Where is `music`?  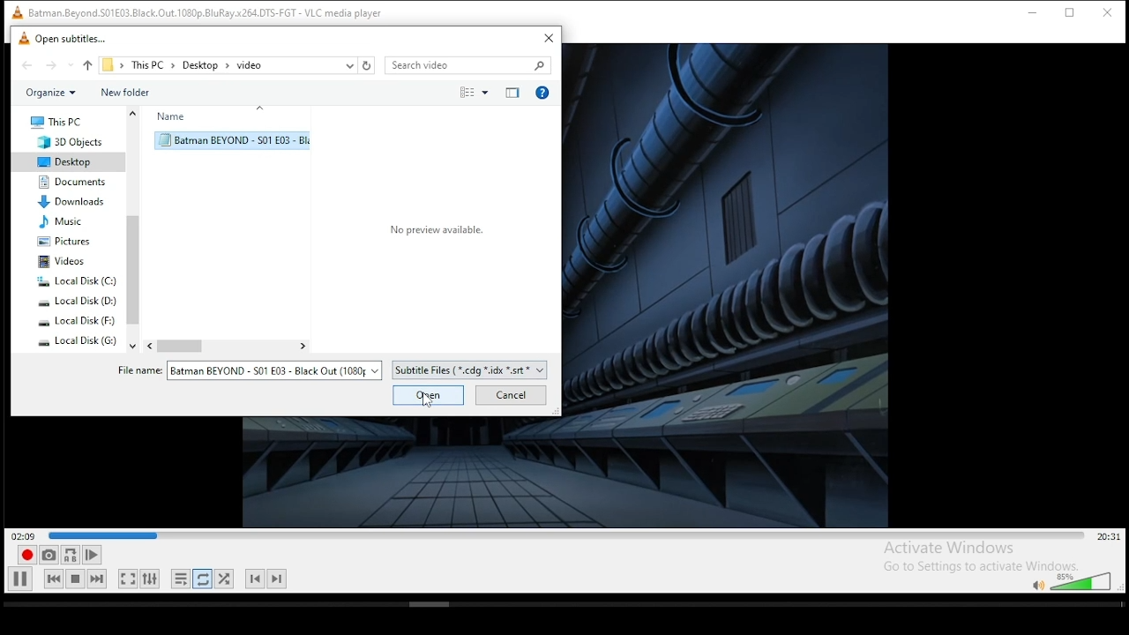
music is located at coordinates (70, 221).